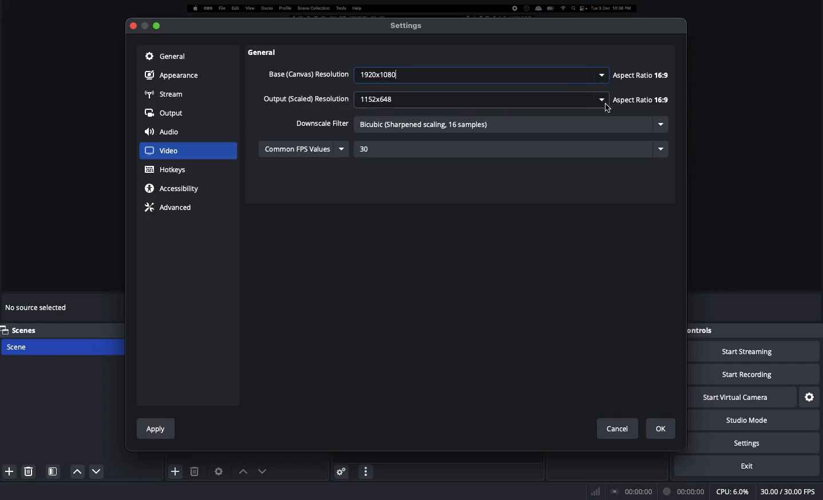 The image size is (823, 500). I want to click on Move up, so click(241, 471).